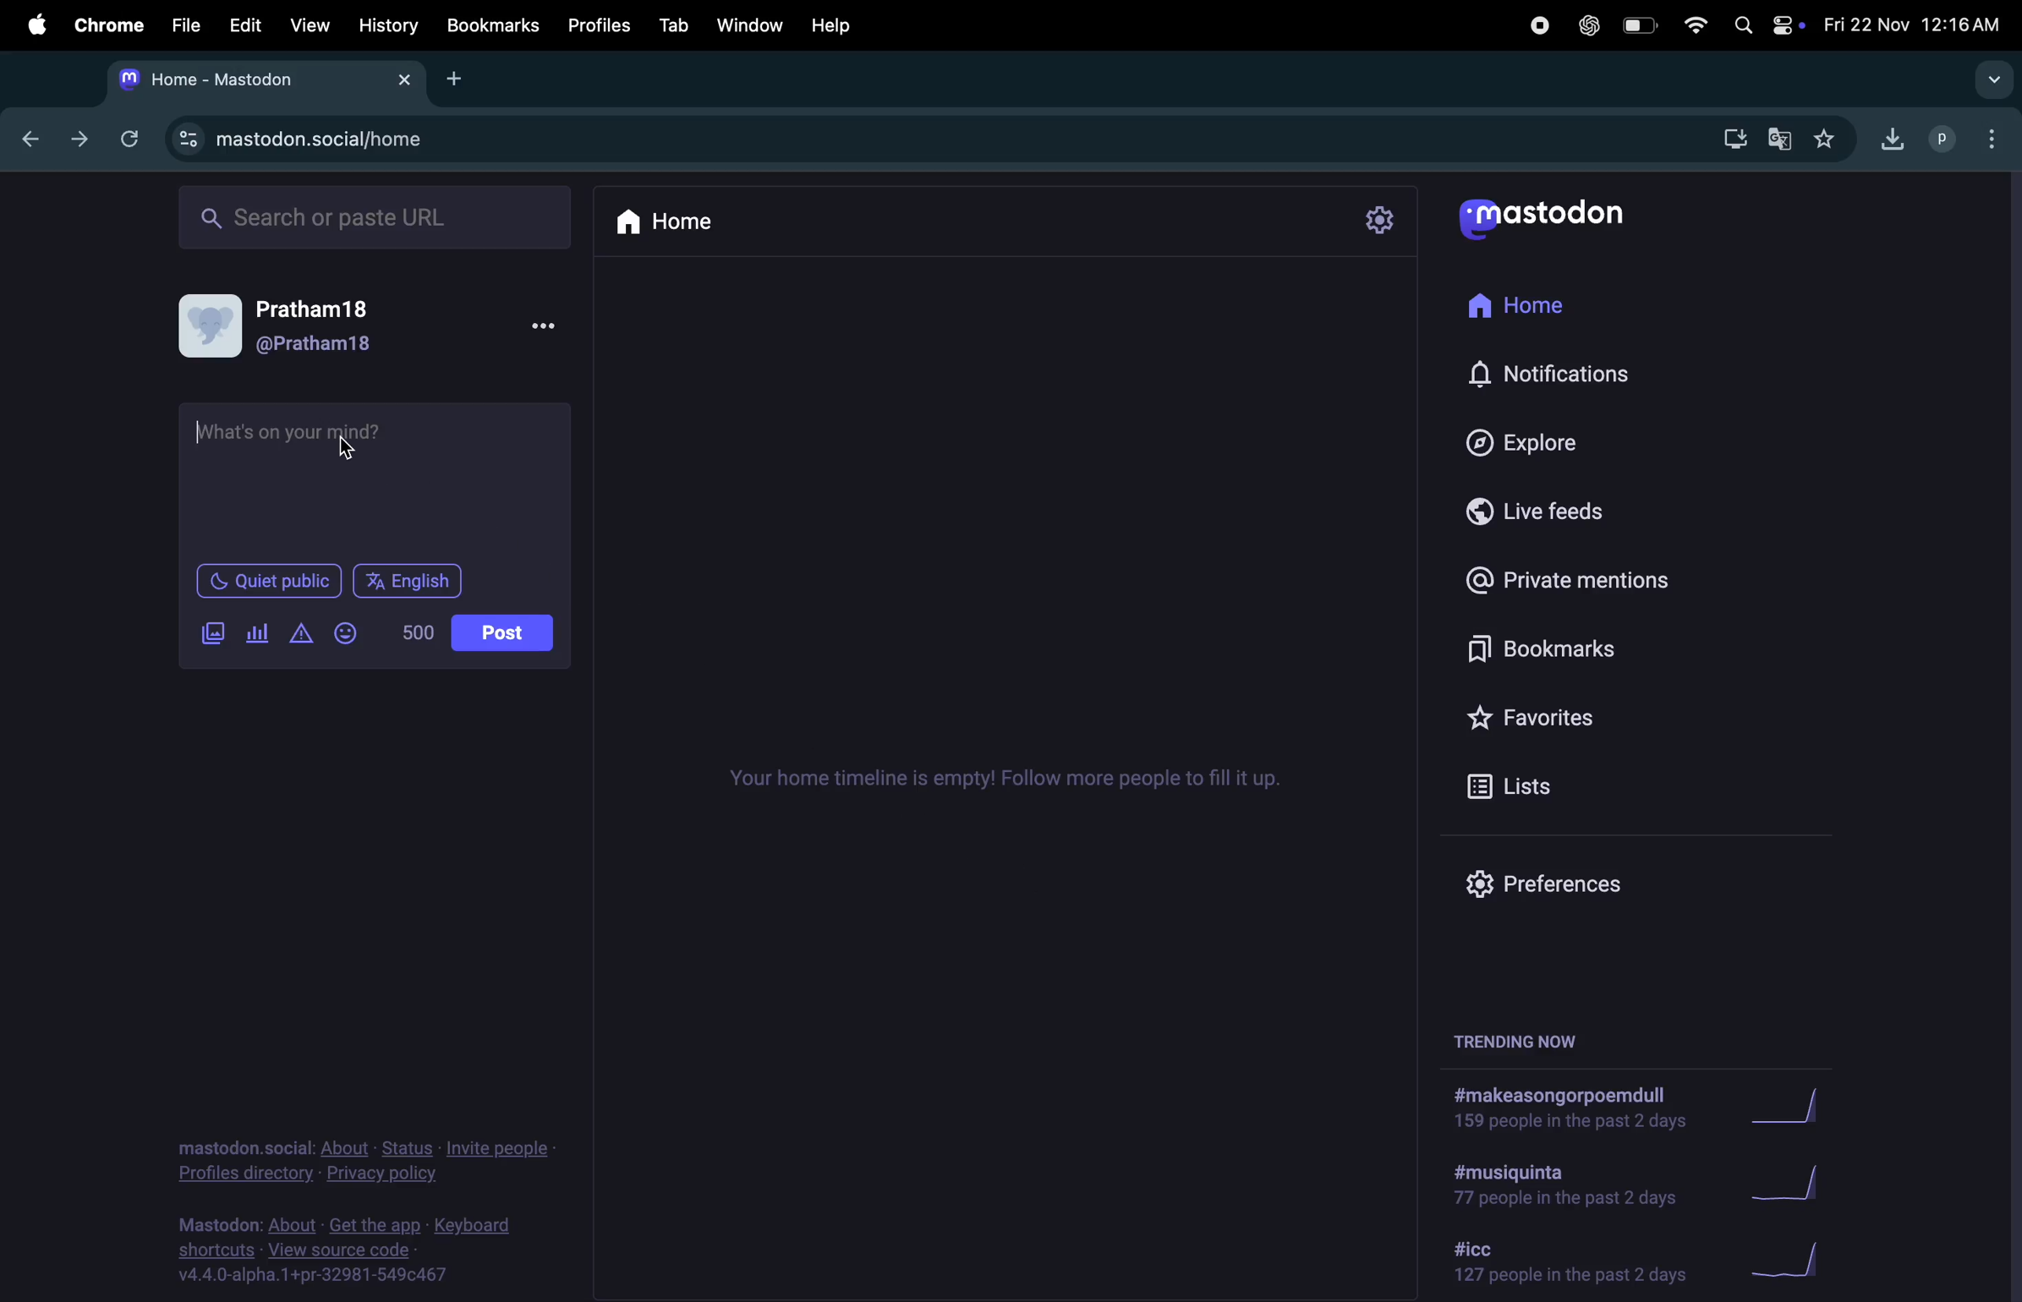 The height and width of the screenshot is (1302, 2022). I want to click on add content, so click(295, 633).